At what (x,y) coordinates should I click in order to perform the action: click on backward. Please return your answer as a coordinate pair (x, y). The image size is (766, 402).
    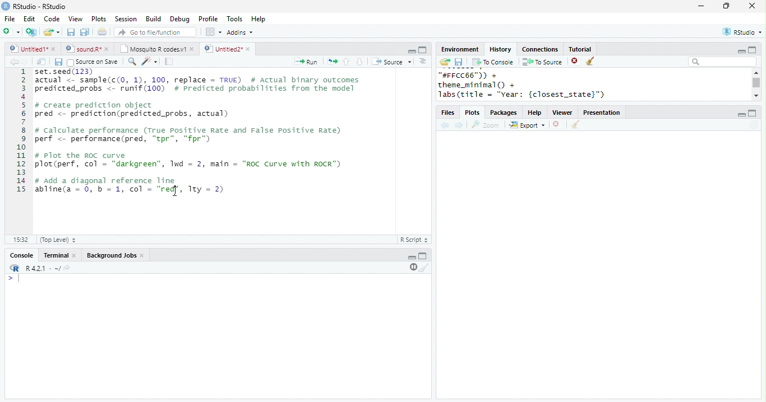
    Looking at the image, I should click on (13, 62).